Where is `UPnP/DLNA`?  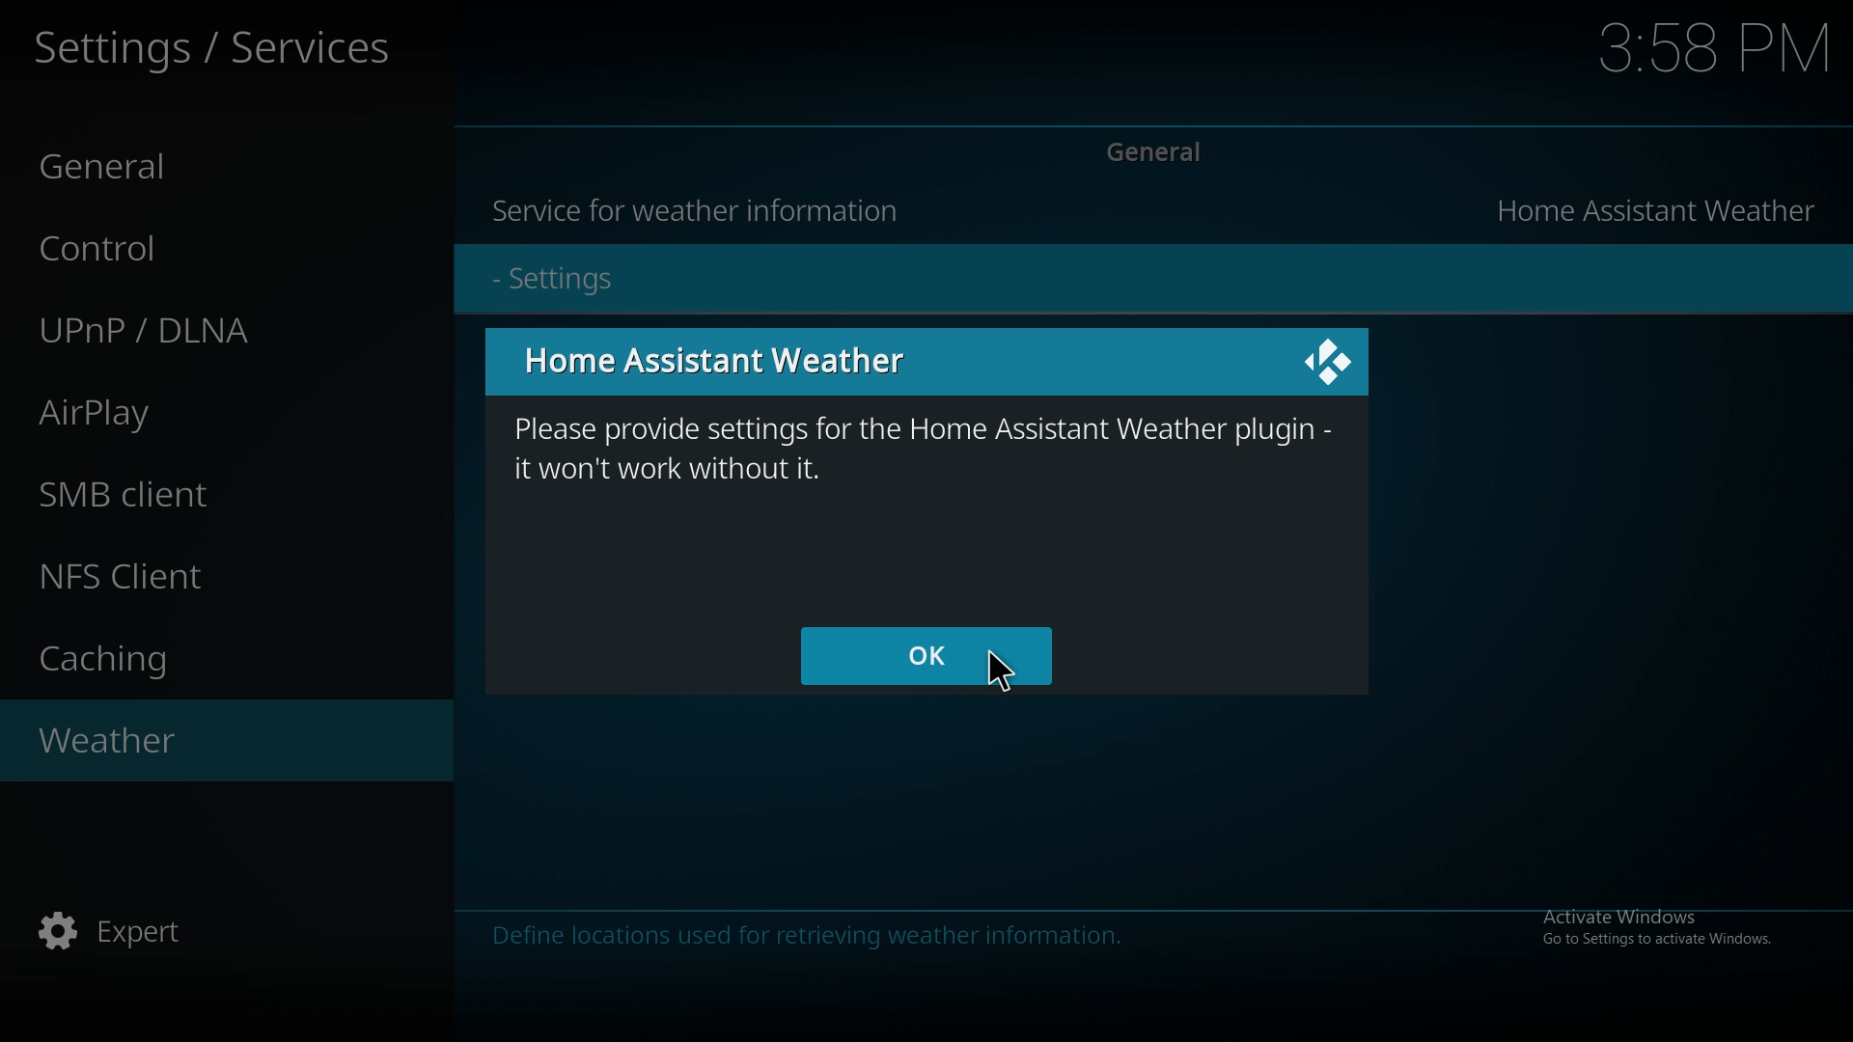
UPnP/DLNA is located at coordinates (186, 336).